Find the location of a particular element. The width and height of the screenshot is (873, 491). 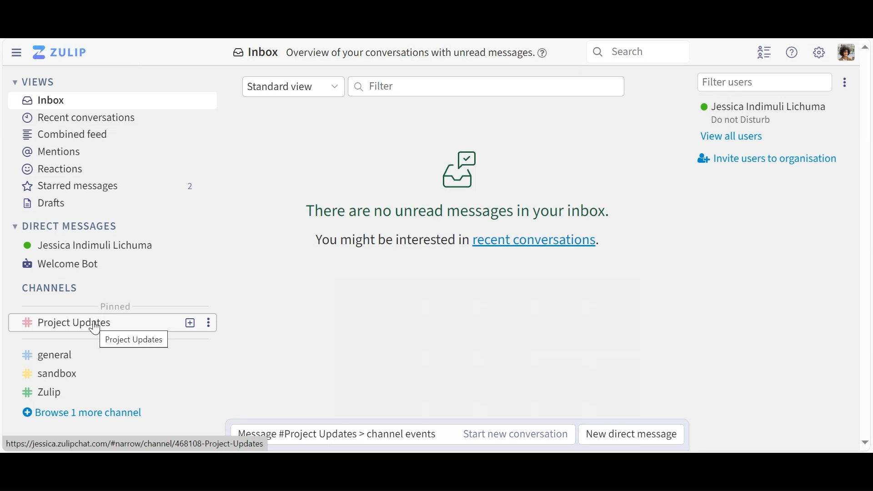

Invite users organisation is located at coordinates (767, 157).